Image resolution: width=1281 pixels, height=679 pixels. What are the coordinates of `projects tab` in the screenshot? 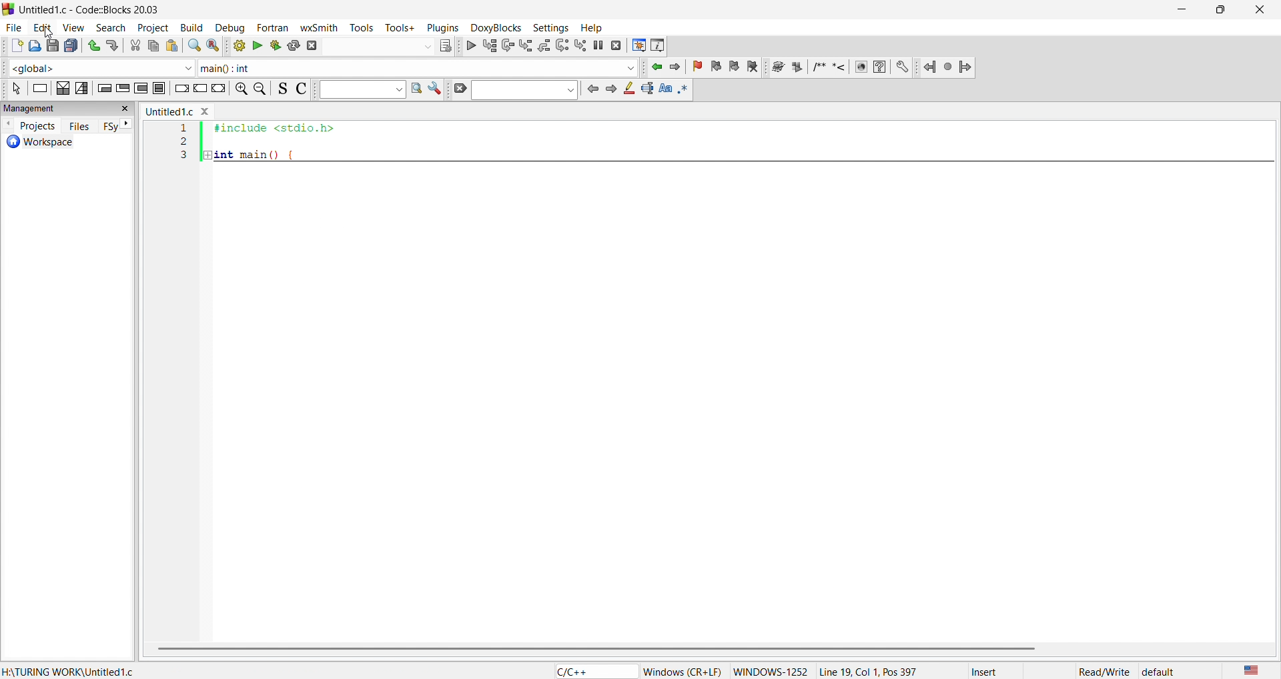 It's located at (29, 125).